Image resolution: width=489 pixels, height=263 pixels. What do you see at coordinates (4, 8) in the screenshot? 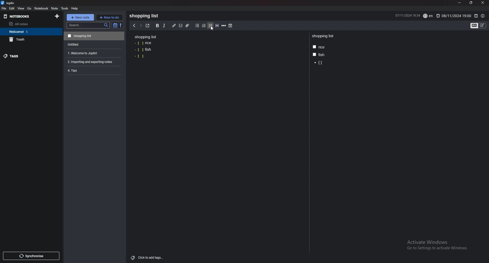
I see `file` at bounding box center [4, 8].